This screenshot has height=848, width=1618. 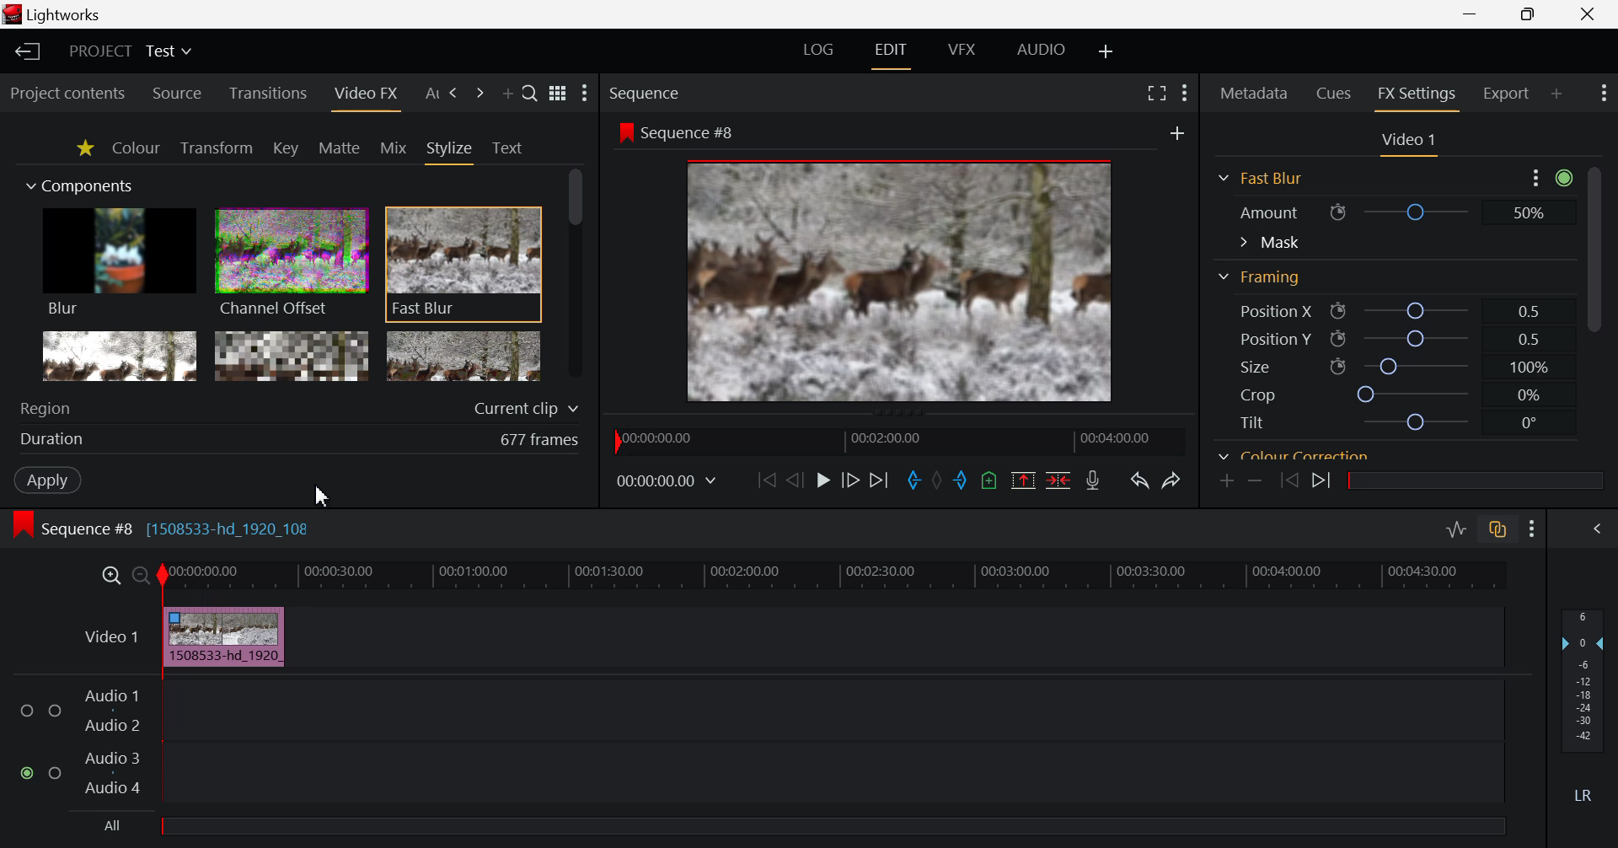 I want to click on Record Voiceover, so click(x=1093, y=483).